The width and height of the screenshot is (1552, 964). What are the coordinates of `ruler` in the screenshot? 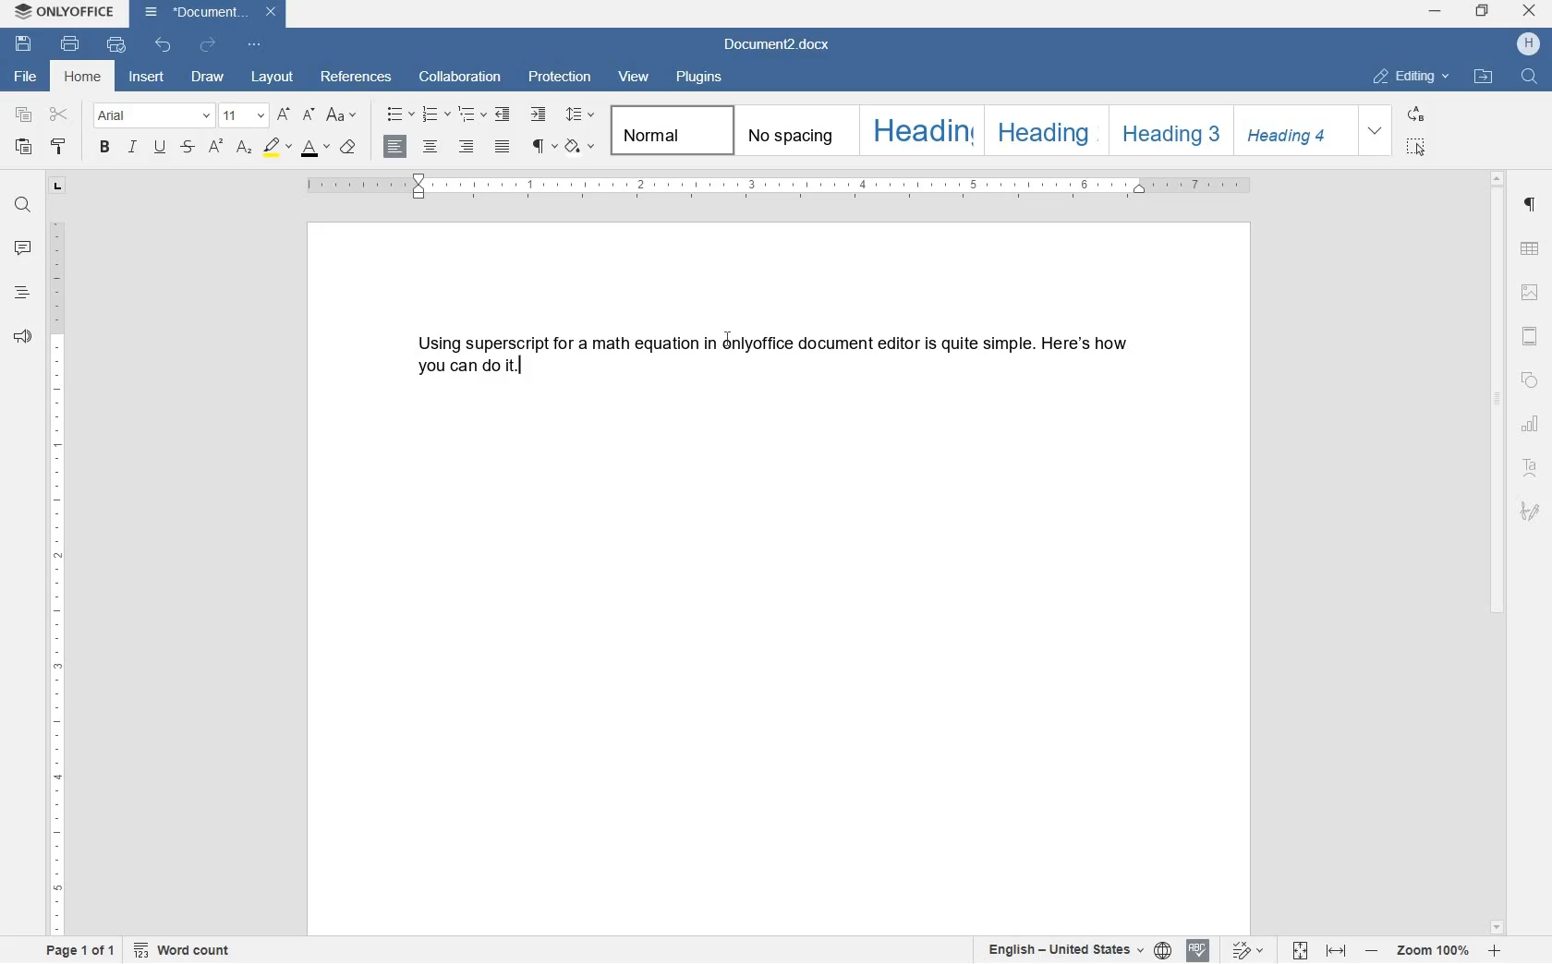 It's located at (780, 186).